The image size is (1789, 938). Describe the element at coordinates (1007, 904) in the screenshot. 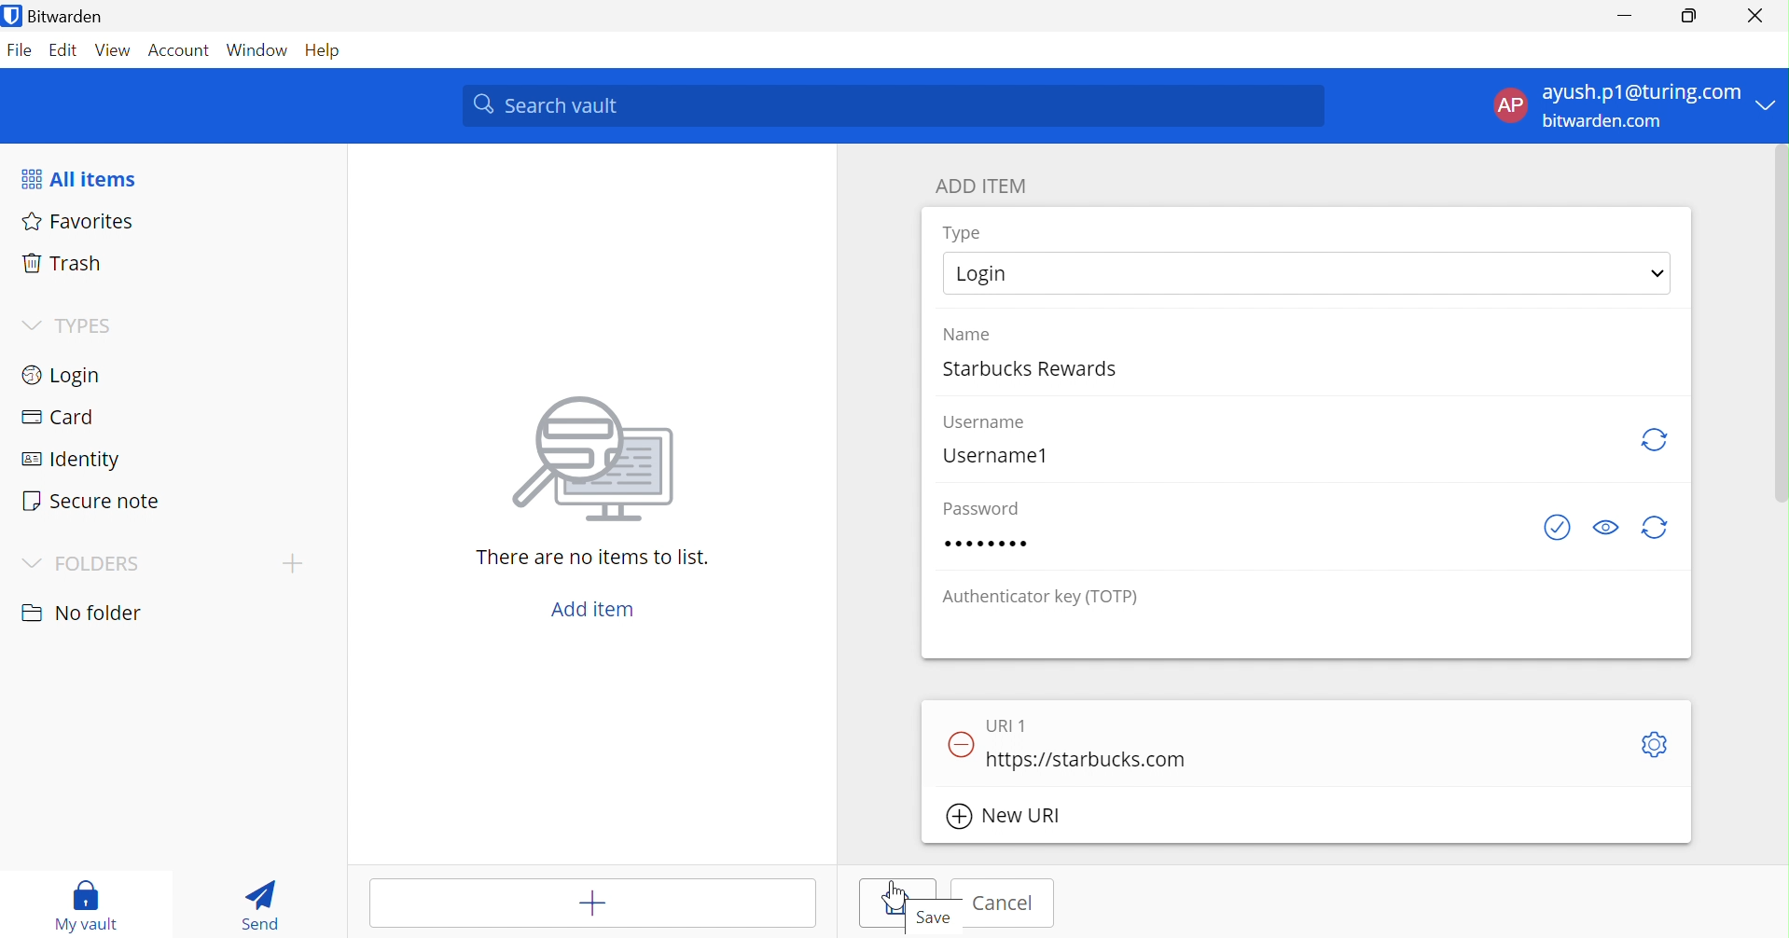

I see `Cancel` at that location.